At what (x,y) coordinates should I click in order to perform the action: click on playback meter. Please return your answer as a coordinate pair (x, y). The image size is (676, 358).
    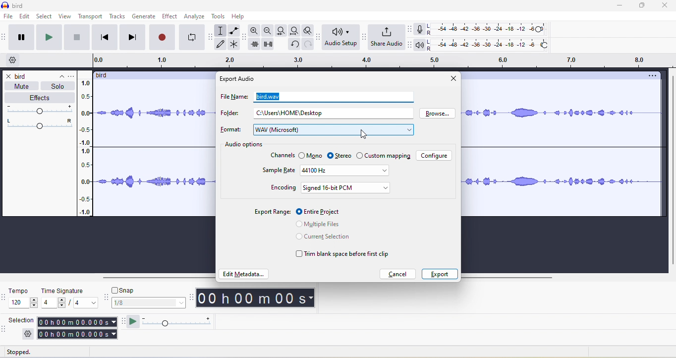
    Looking at the image, I should click on (420, 46).